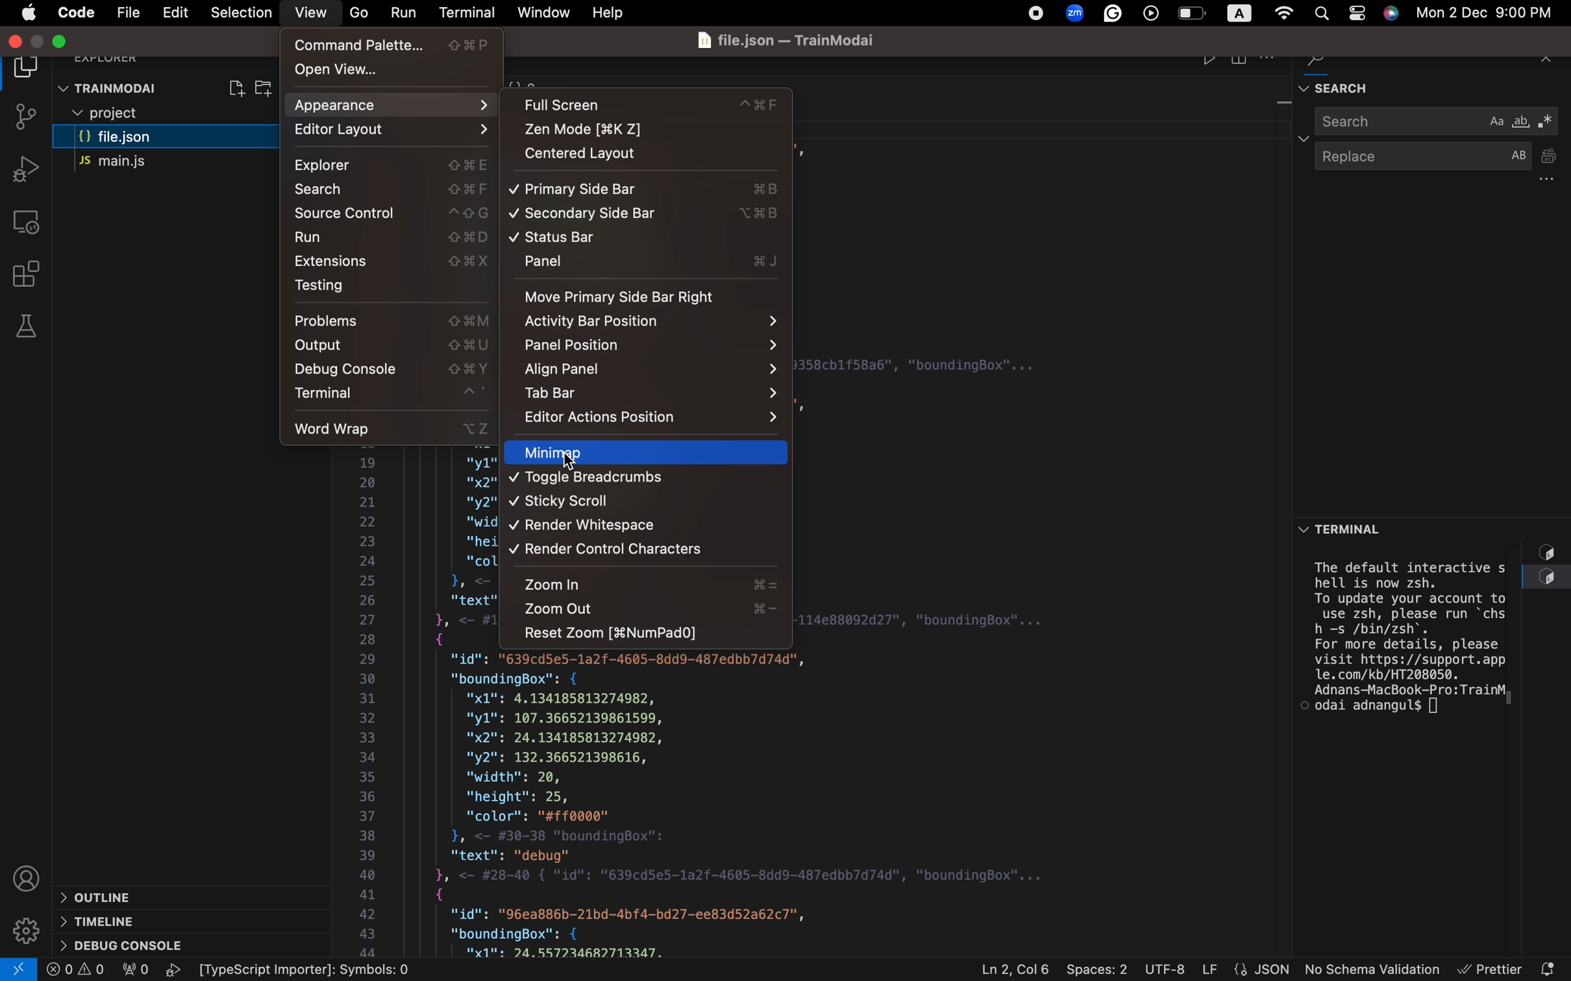 The width and height of the screenshot is (1571, 981). What do you see at coordinates (174, 14) in the screenshot?
I see `` at bounding box center [174, 14].